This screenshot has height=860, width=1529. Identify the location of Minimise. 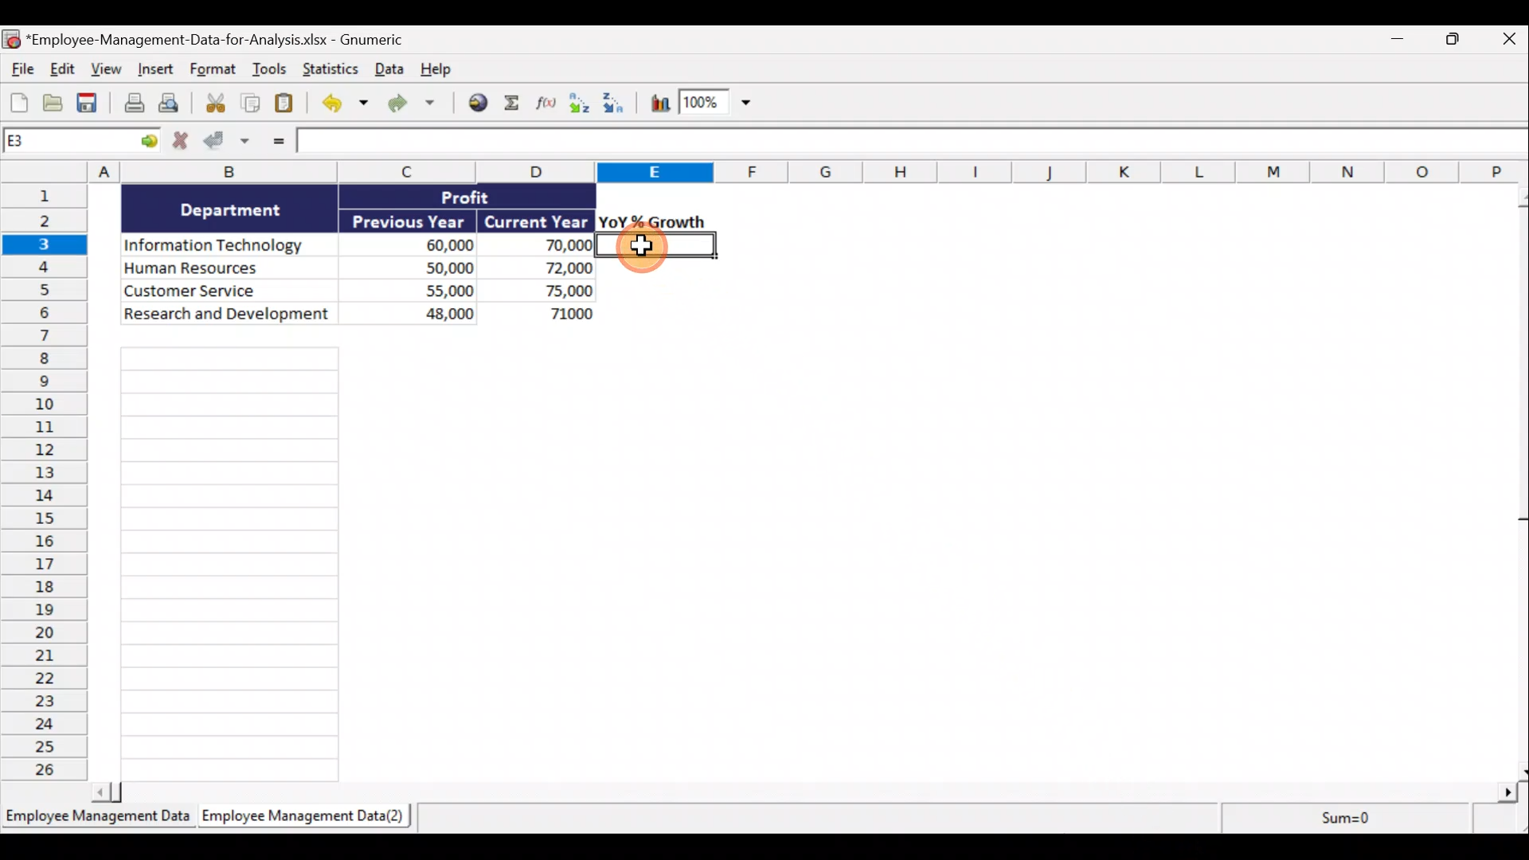
(1394, 42).